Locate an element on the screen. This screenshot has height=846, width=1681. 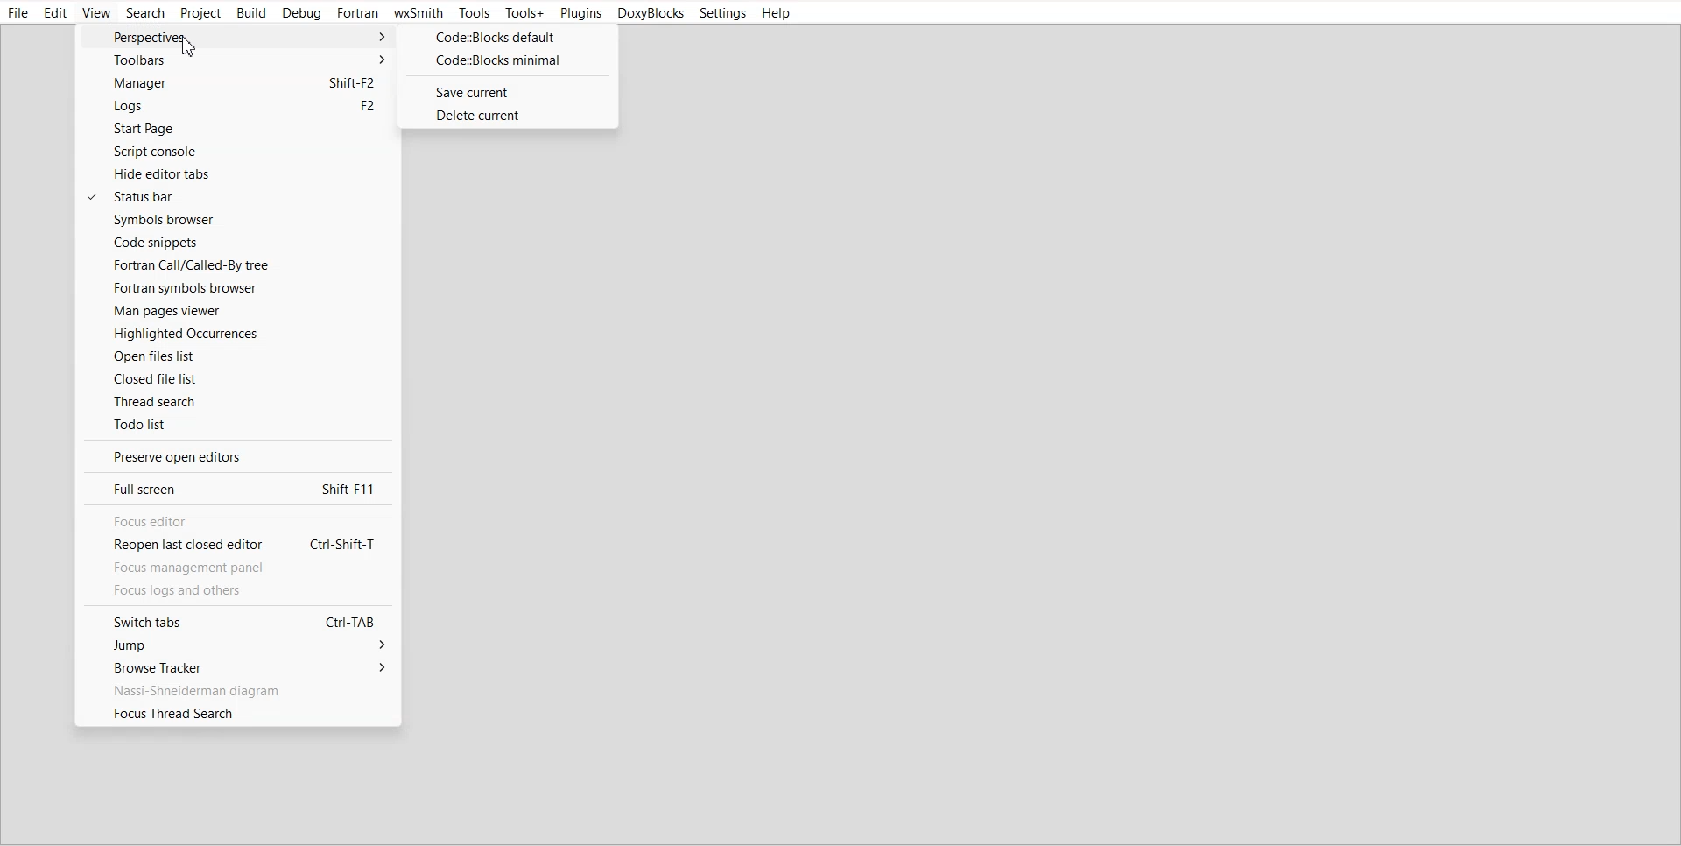
Build is located at coordinates (252, 13).